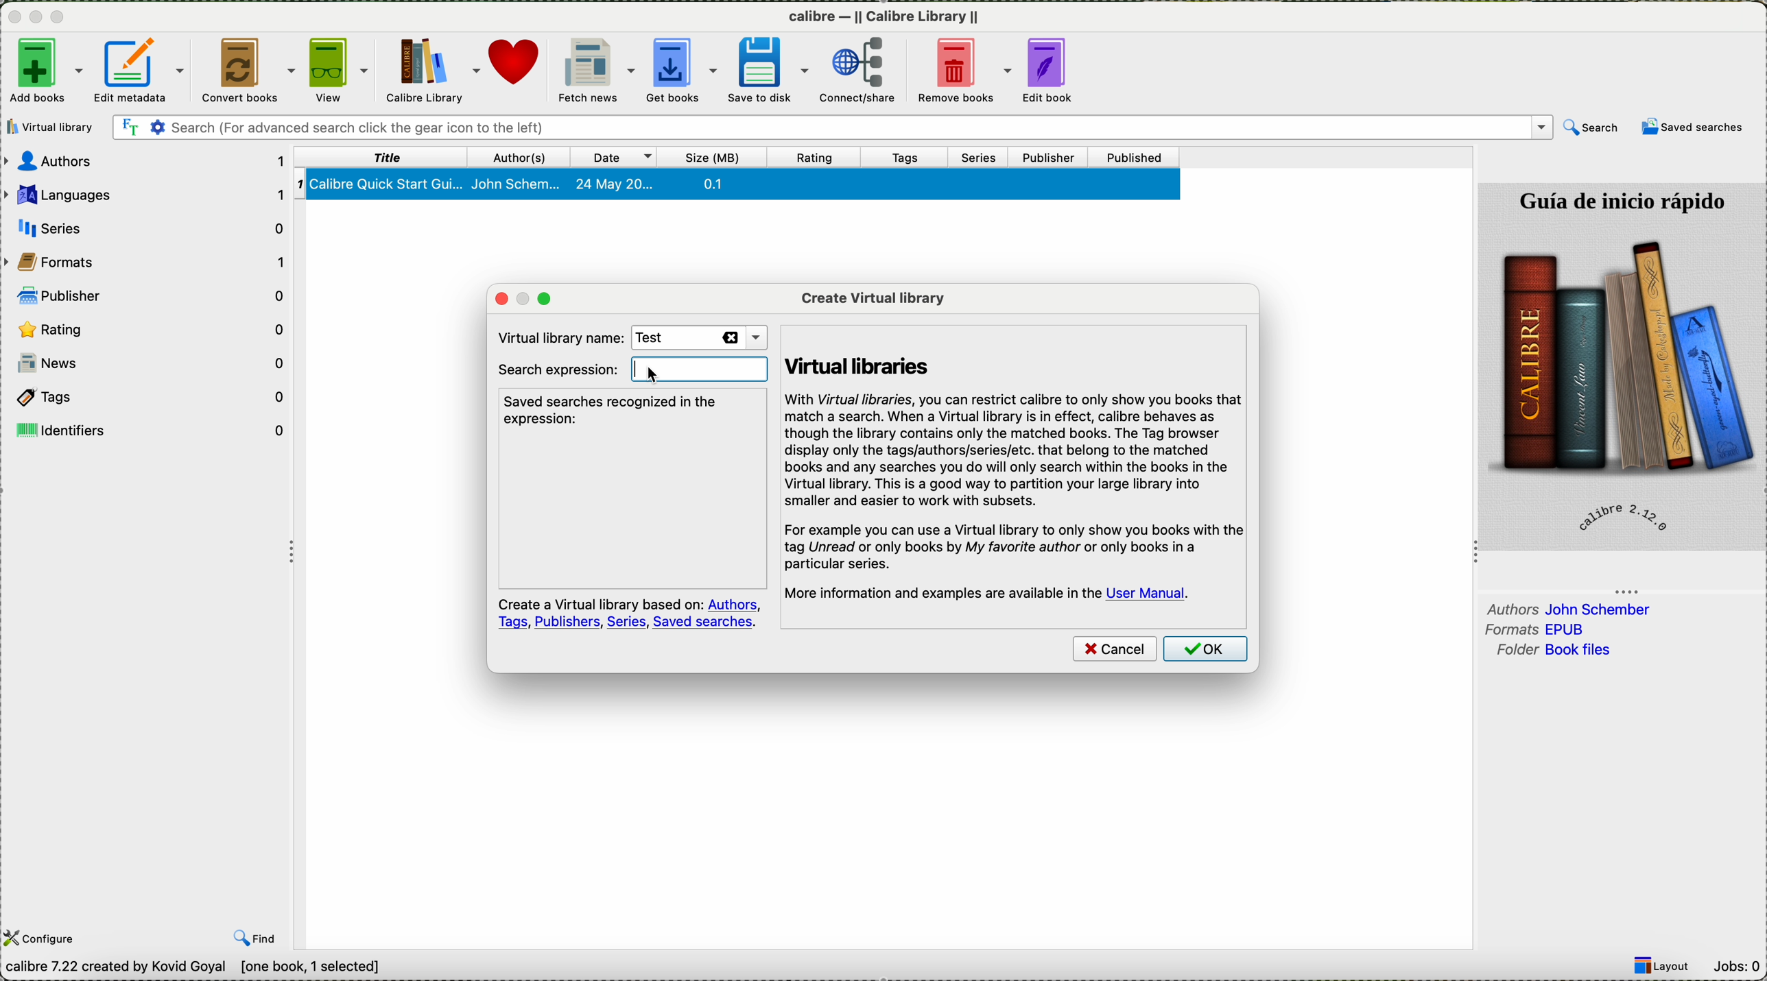 This screenshot has width=1767, height=981. I want to click on rating, so click(817, 156).